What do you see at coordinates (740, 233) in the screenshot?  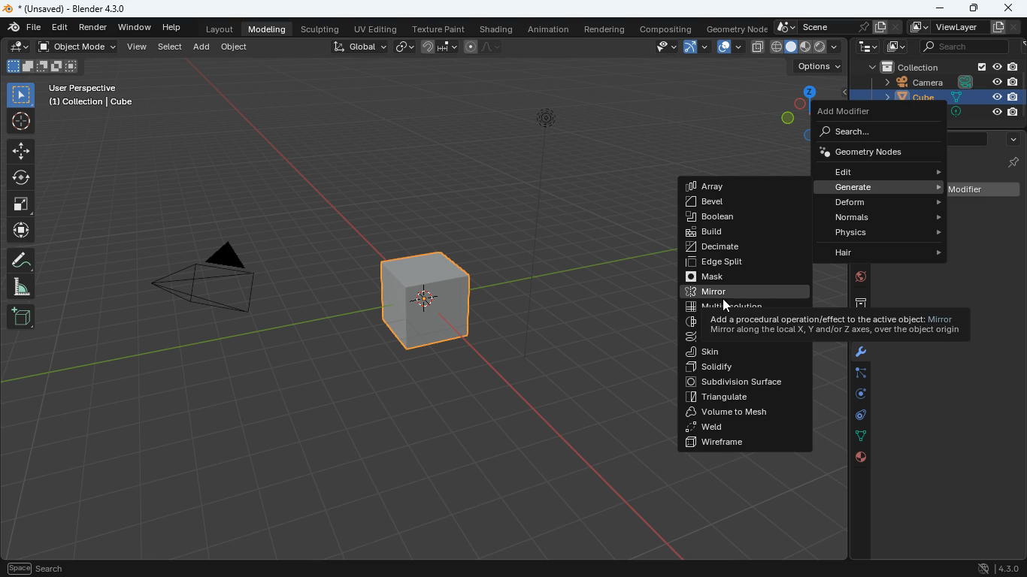 I see `build` at bounding box center [740, 233].